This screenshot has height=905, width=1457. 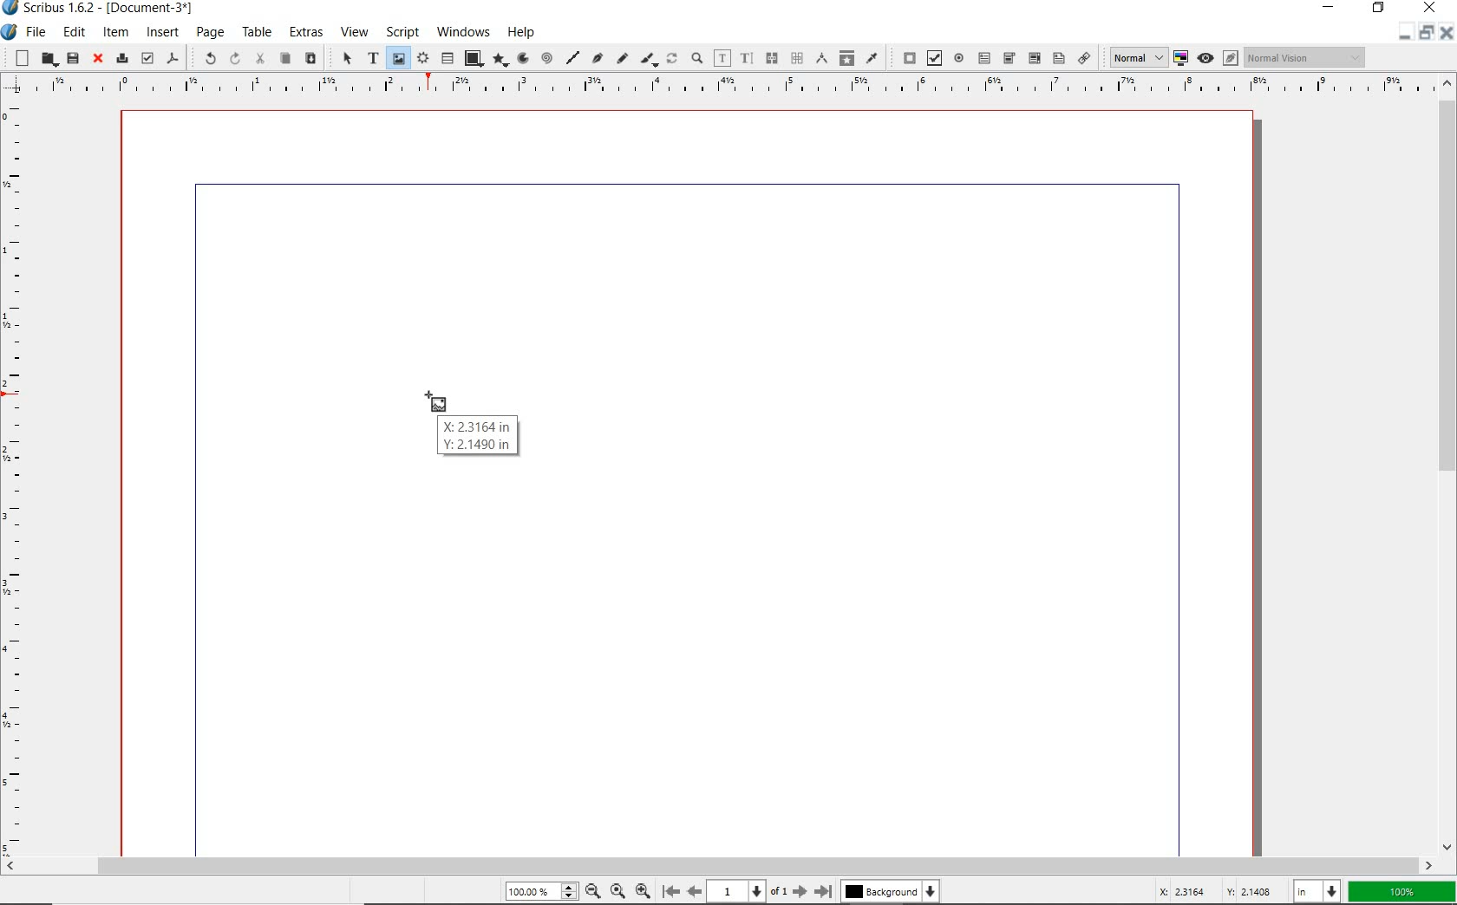 I want to click on save, so click(x=72, y=57).